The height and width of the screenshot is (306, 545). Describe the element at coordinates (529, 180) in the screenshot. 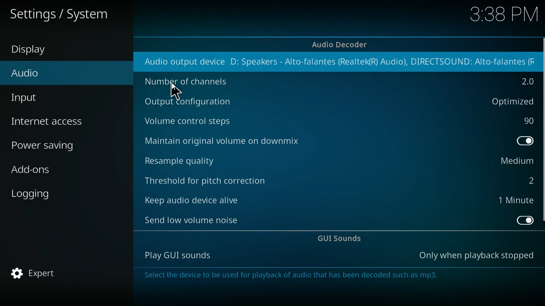

I see `option` at that location.